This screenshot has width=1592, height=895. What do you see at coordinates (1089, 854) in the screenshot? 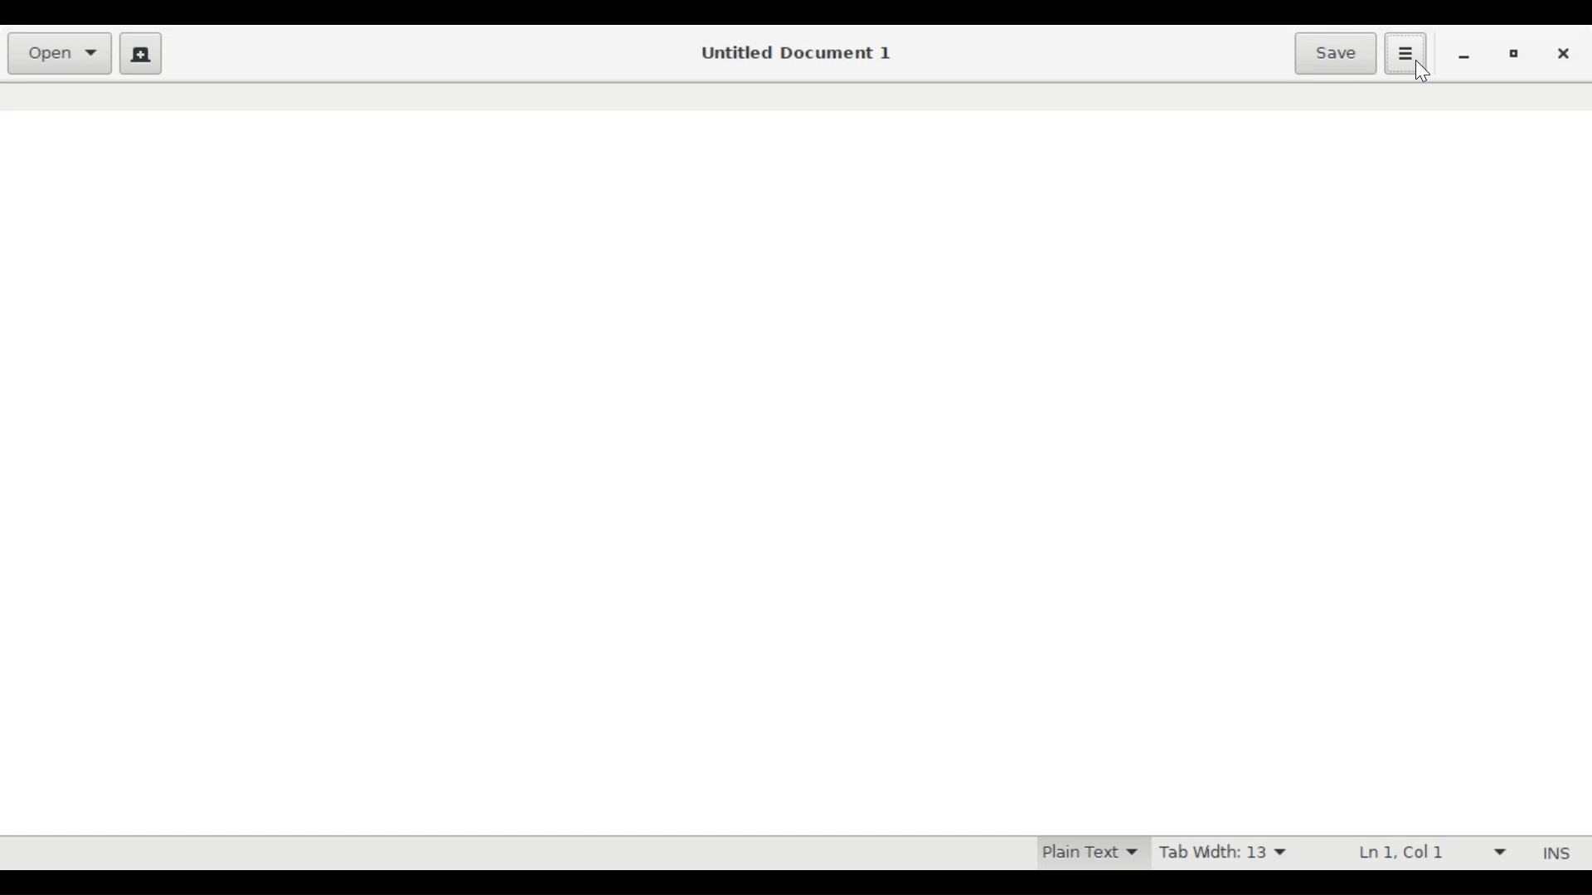
I see `Plain Text` at bounding box center [1089, 854].